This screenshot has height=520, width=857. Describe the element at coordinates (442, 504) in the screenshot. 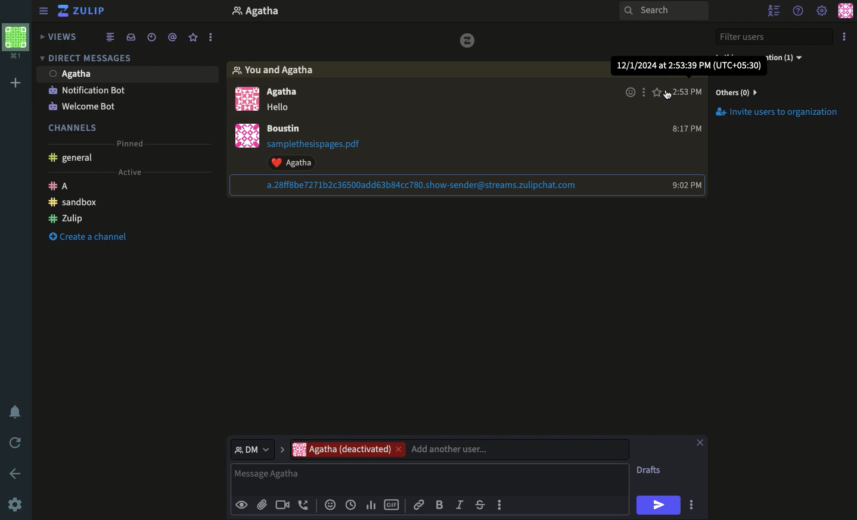

I see `Bold` at that location.